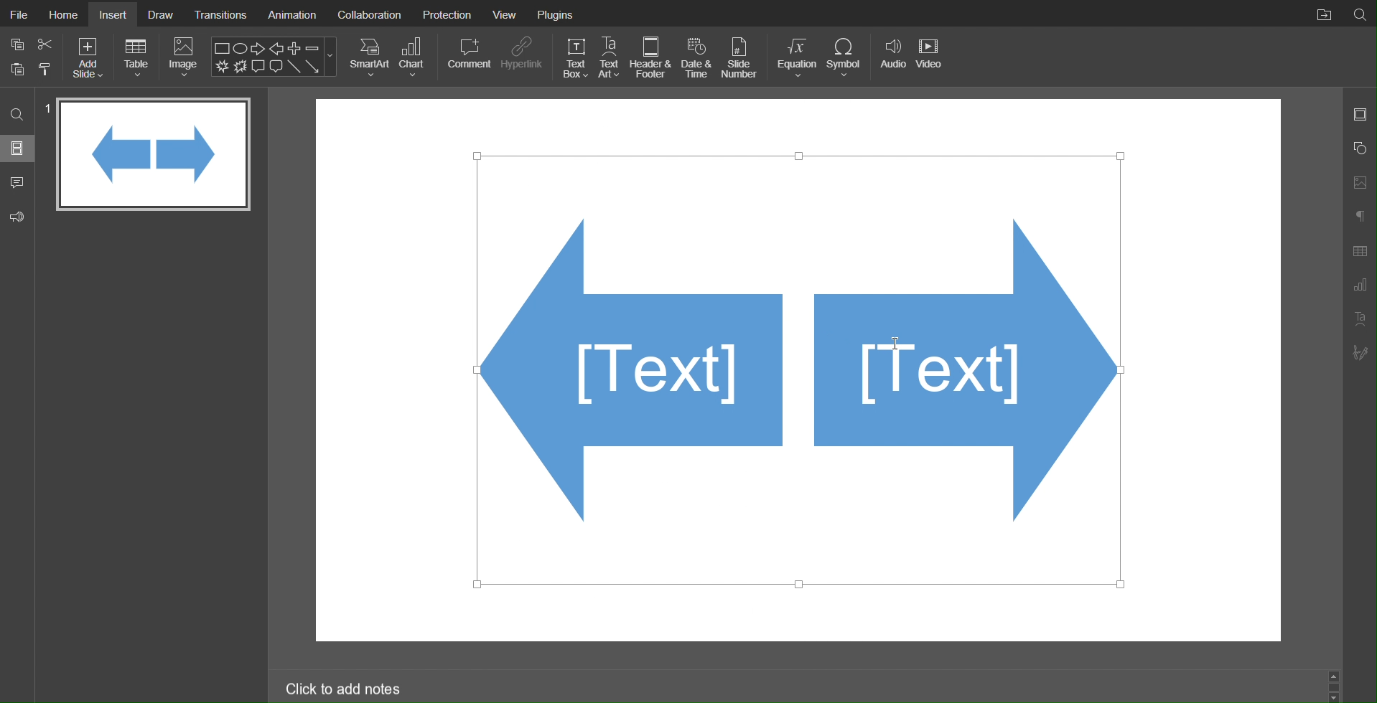  What do you see at coordinates (1320, 12) in the screenshot?
I see `Open File Location` at bounding box center [1320, 12].